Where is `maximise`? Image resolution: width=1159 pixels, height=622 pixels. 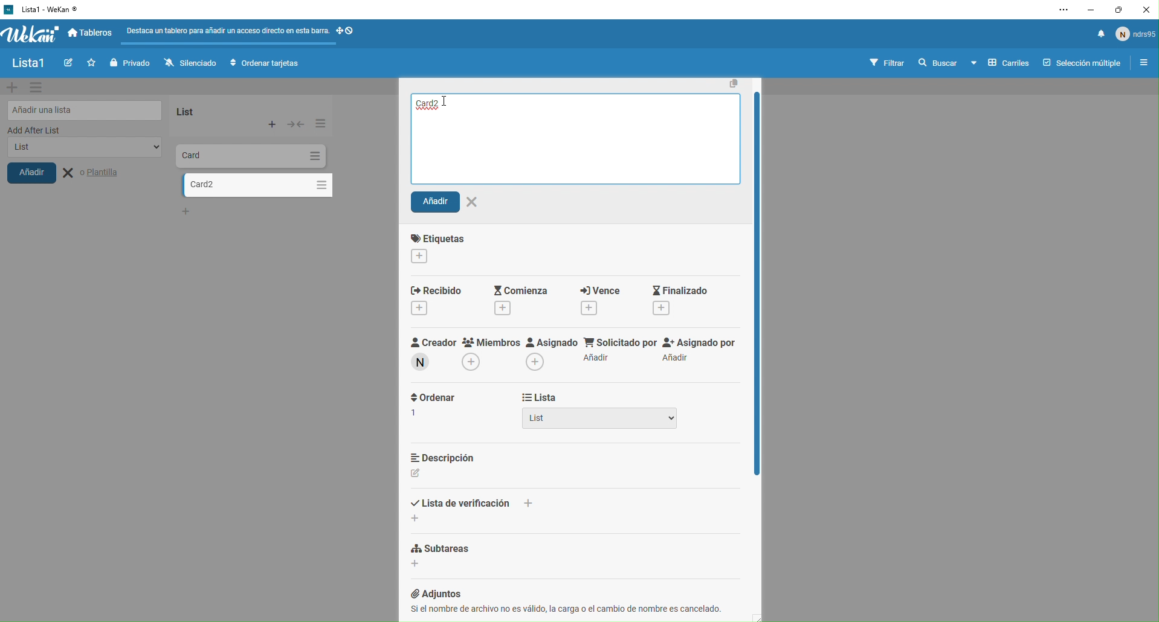
maximise is located at coordinates (1120, 9).